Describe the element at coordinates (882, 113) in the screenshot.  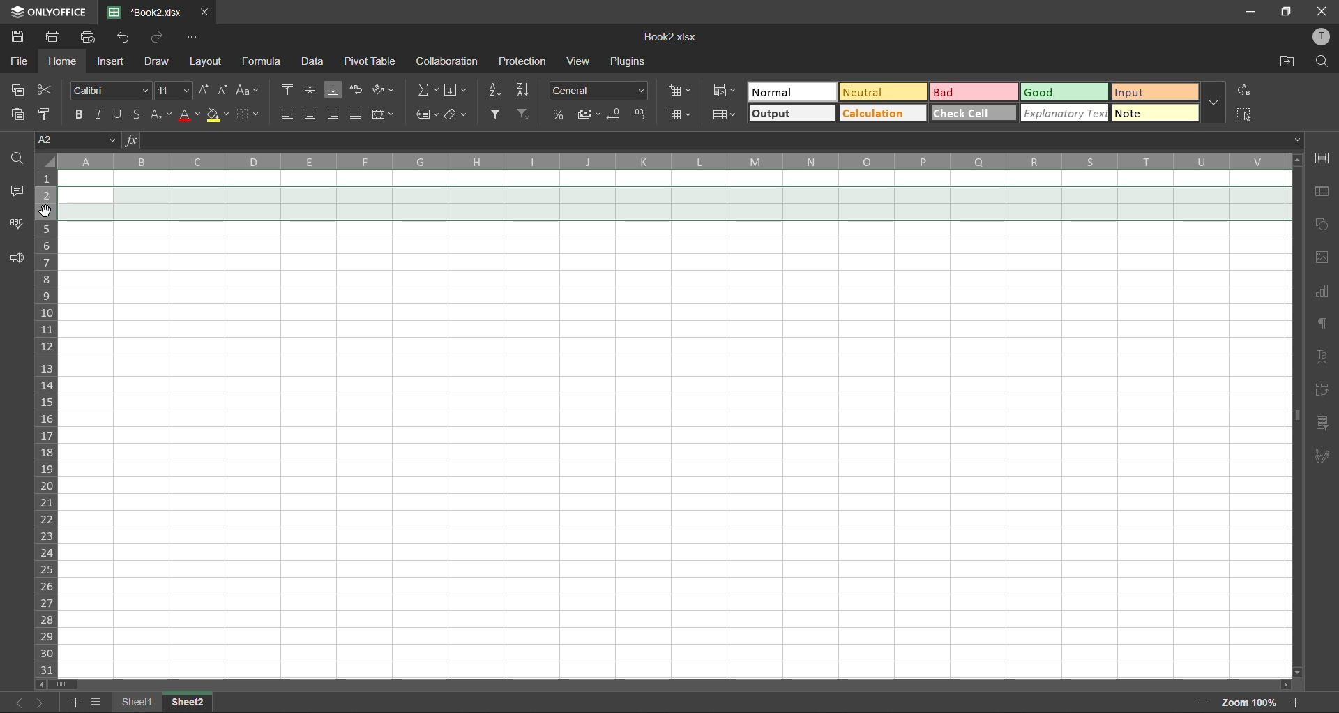
I see `calculation` at that location.